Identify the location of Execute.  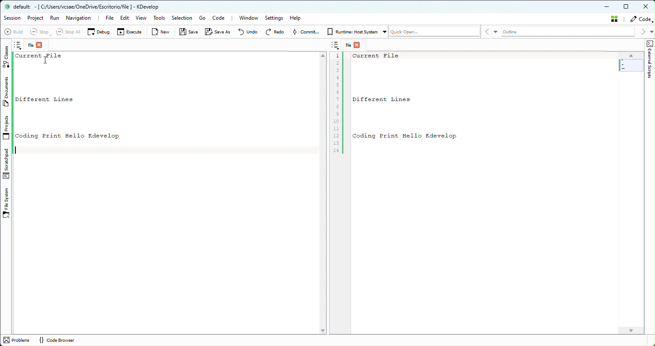
(132, 32).